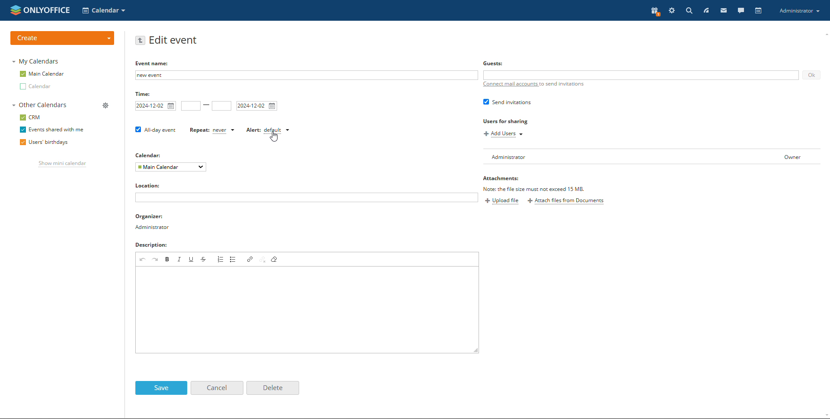  I want to click on resize box, so click(476, 350).